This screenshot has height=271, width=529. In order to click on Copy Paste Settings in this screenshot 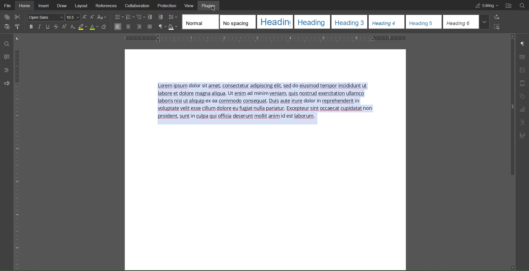, I will do `click(6, 17)`.